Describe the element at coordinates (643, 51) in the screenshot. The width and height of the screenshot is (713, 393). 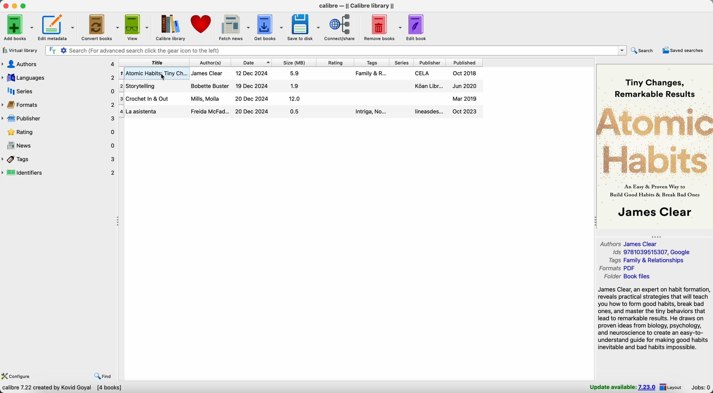
I see `search` at that location.